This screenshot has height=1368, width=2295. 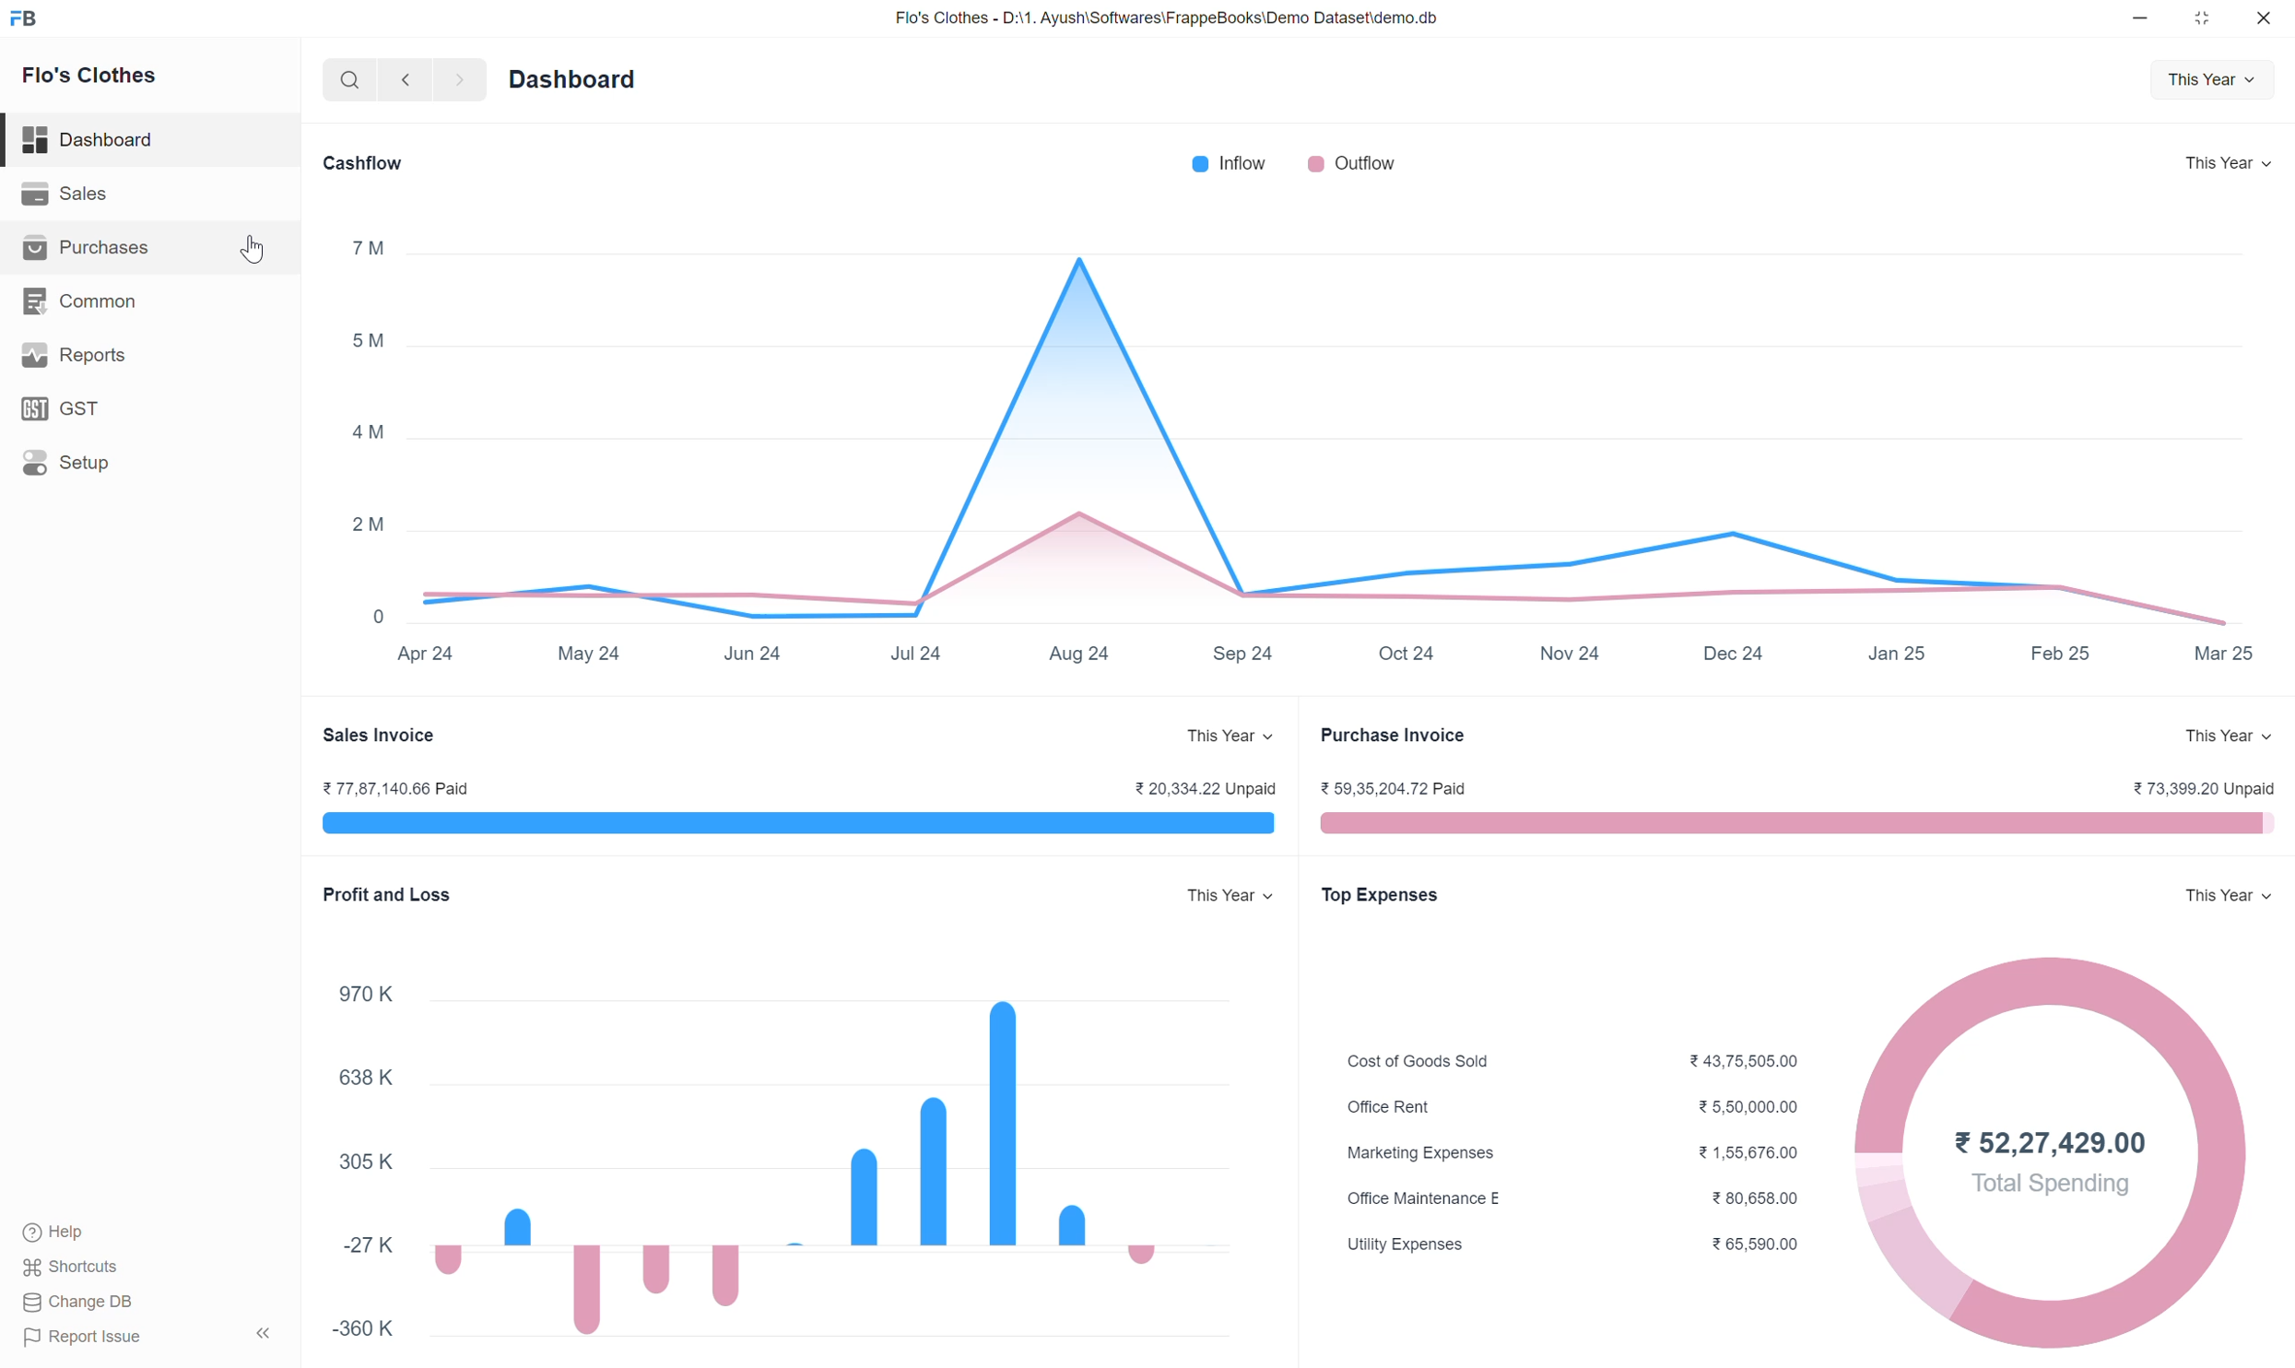 What do you see at coordinates (2199, 22) in the screenshot?
I see `restore down` at bounding box center [2199, 22].